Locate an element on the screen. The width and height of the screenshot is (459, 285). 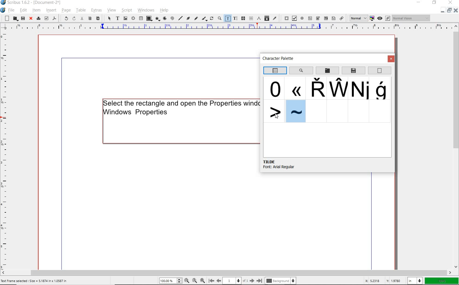
100% is located at coordinates (442, 281).